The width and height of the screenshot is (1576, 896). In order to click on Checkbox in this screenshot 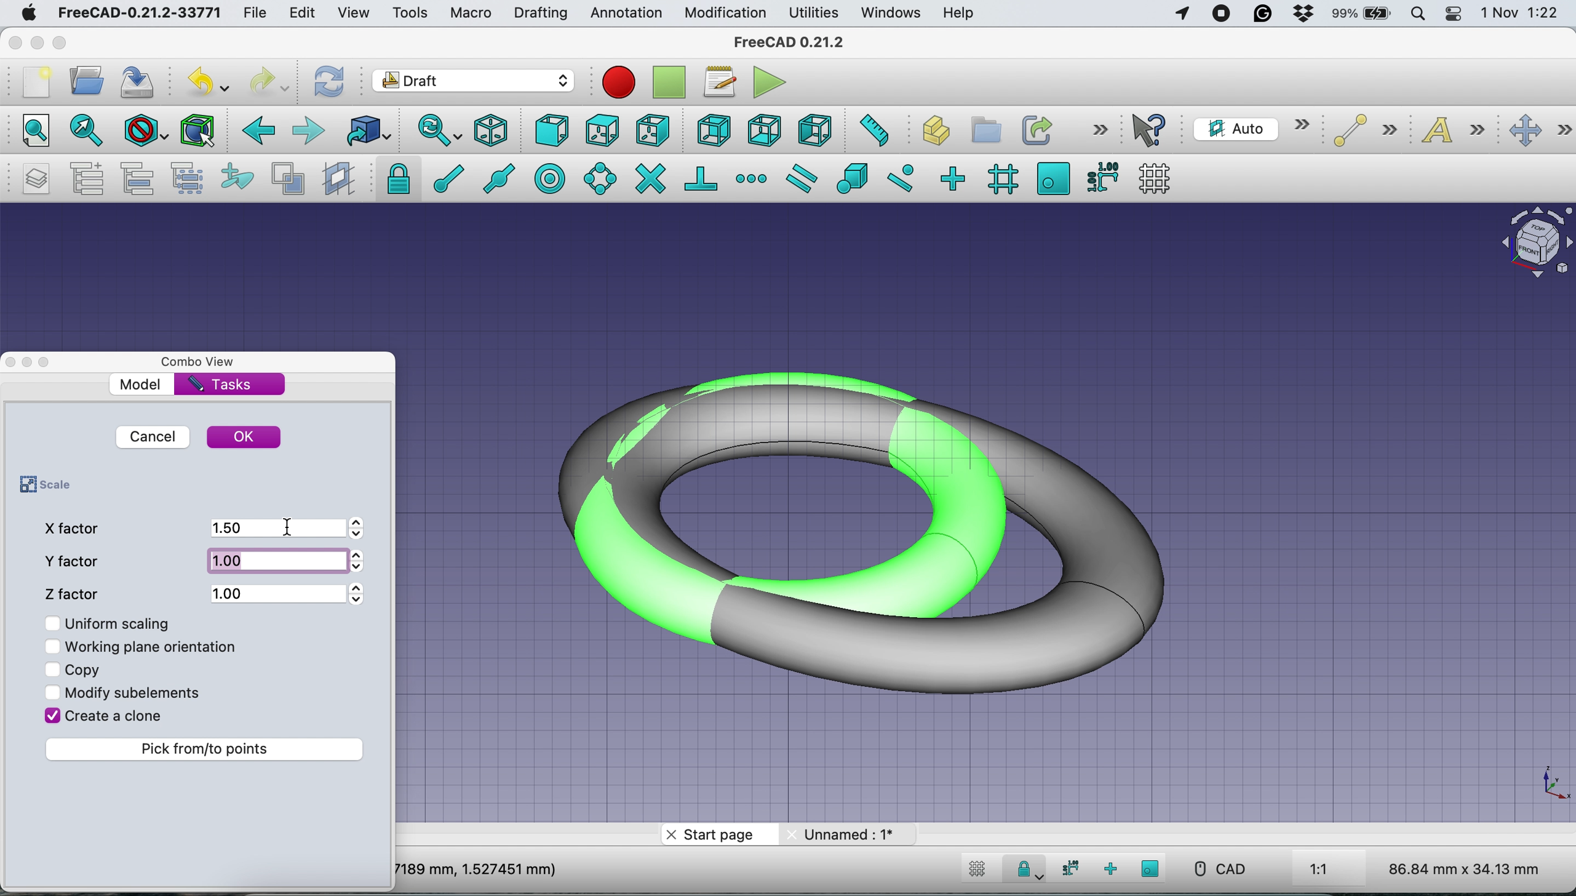, I will do `click(51, 714)`.